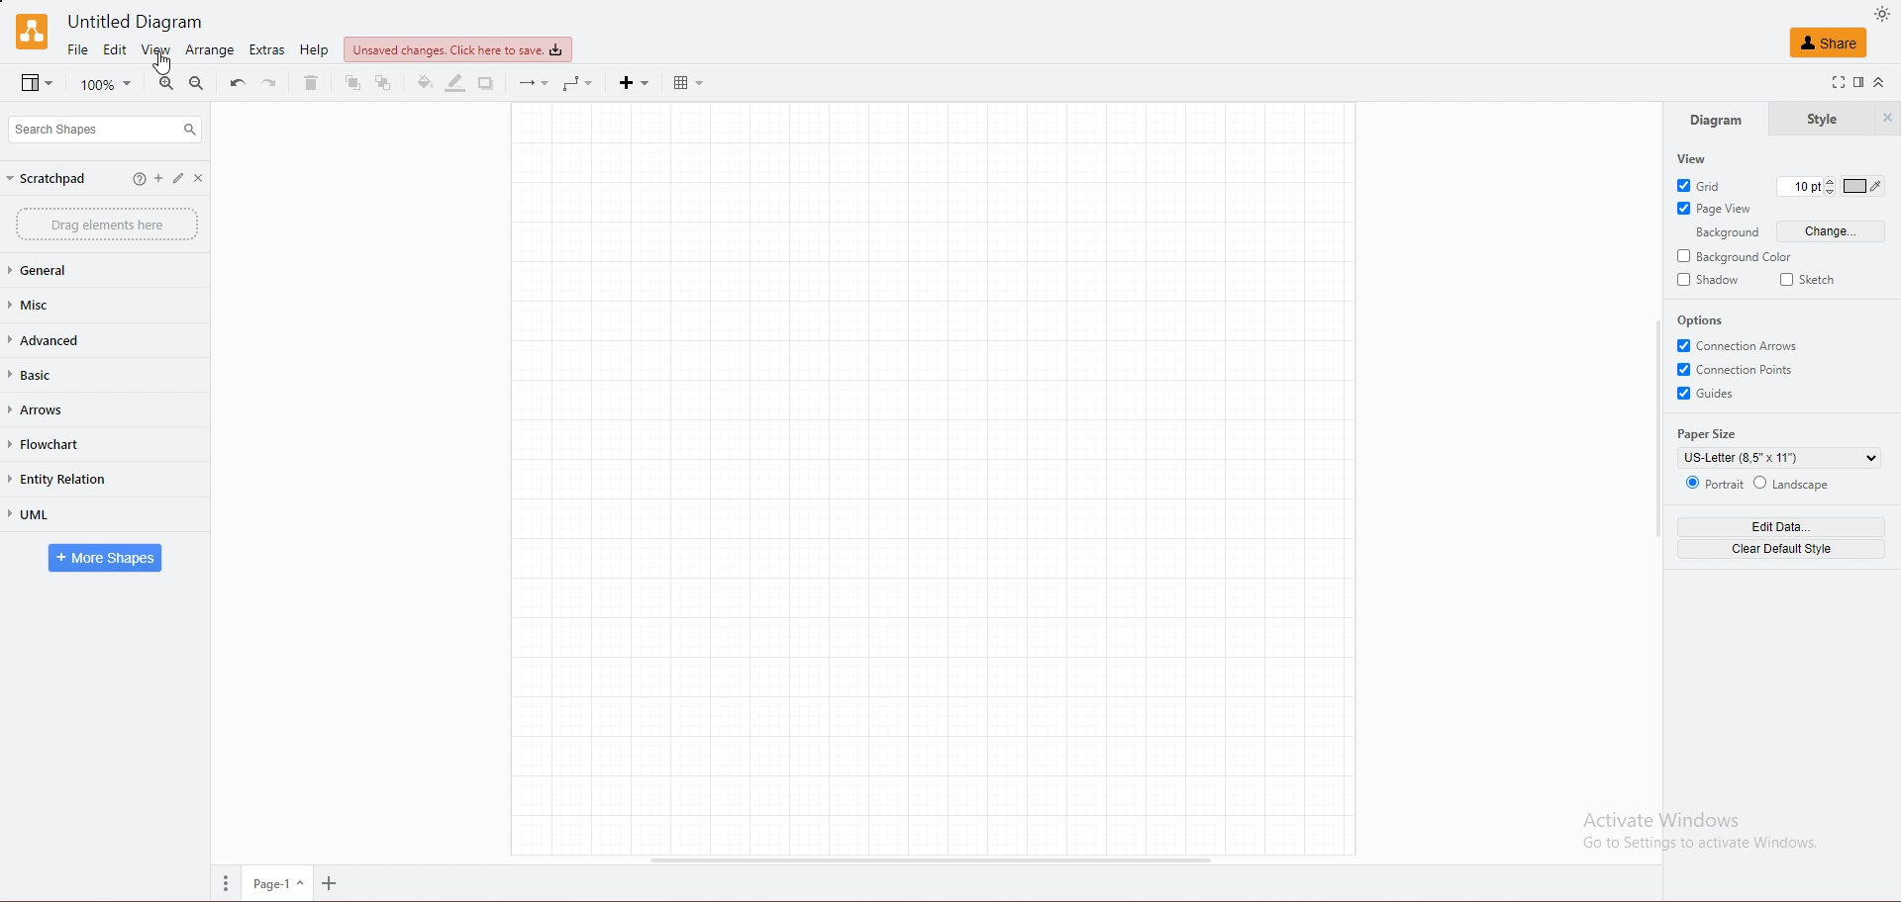 Image resolution: width=1901 pixels, height=902 pixels. I want to click on cursor, so click(159, 63).